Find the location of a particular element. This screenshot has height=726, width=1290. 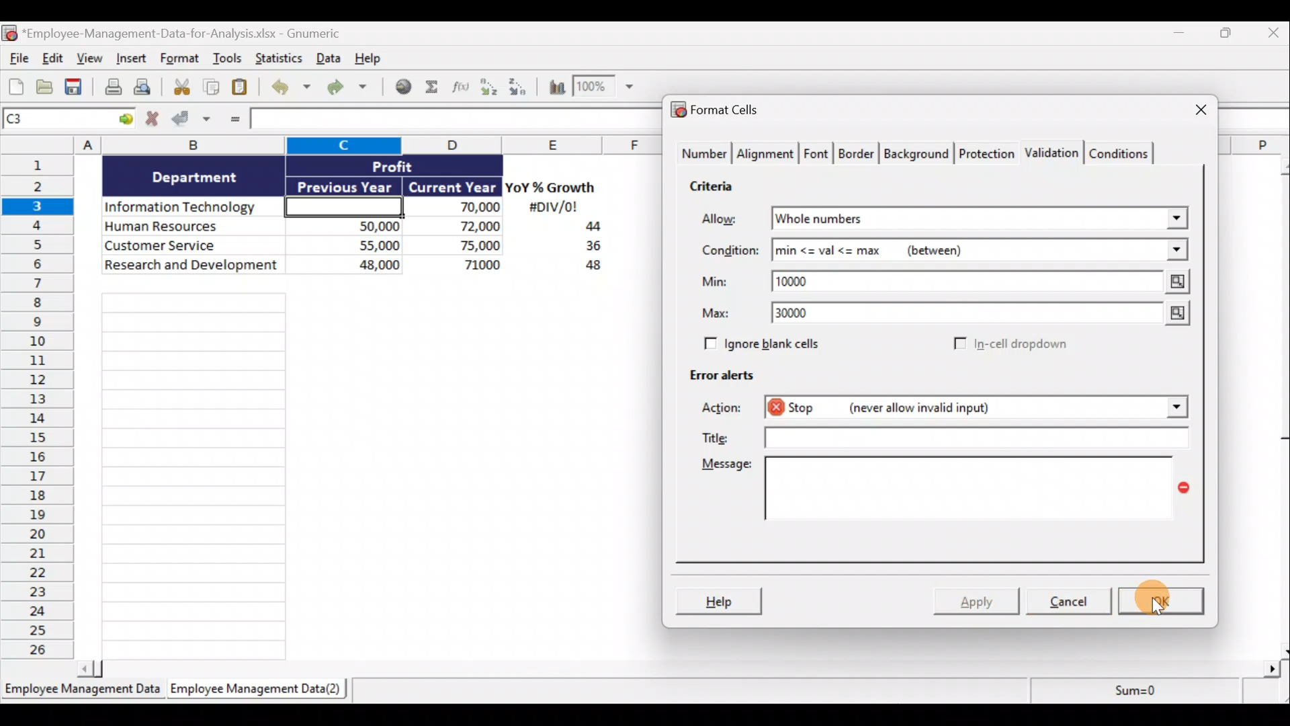

Sort ascending is located at coordinates (488, 87).